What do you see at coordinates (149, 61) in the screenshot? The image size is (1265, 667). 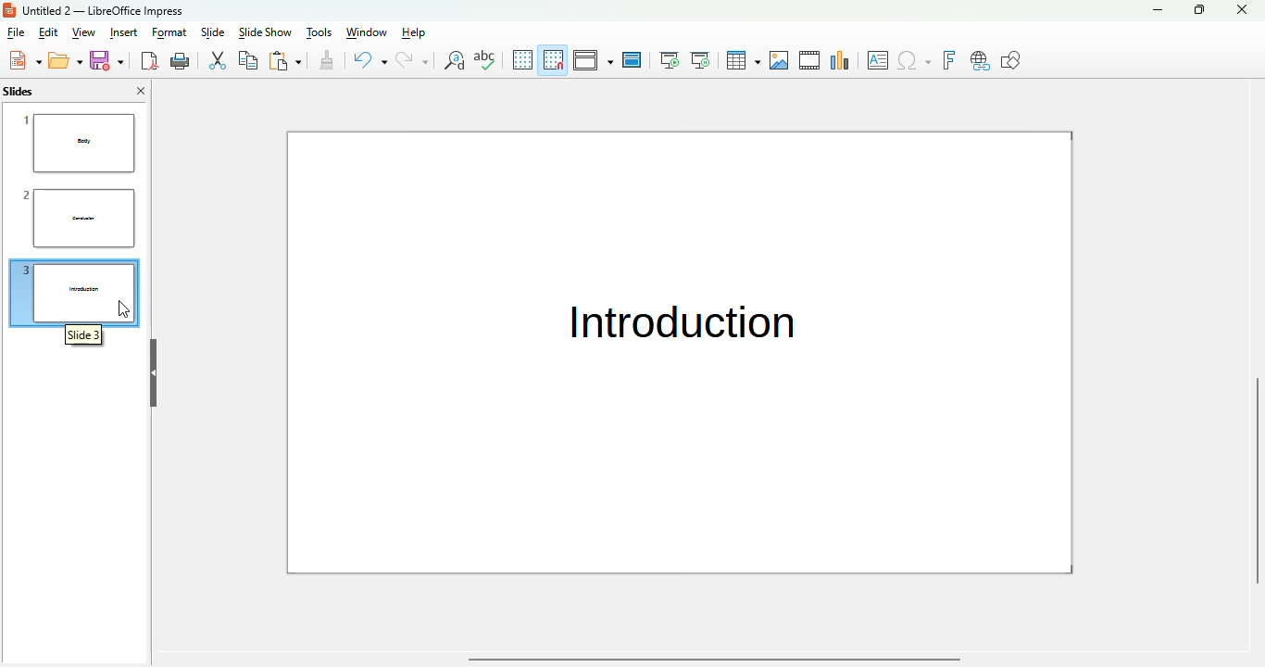 I see `export directly as PDF` at bounding box center [149, 61].